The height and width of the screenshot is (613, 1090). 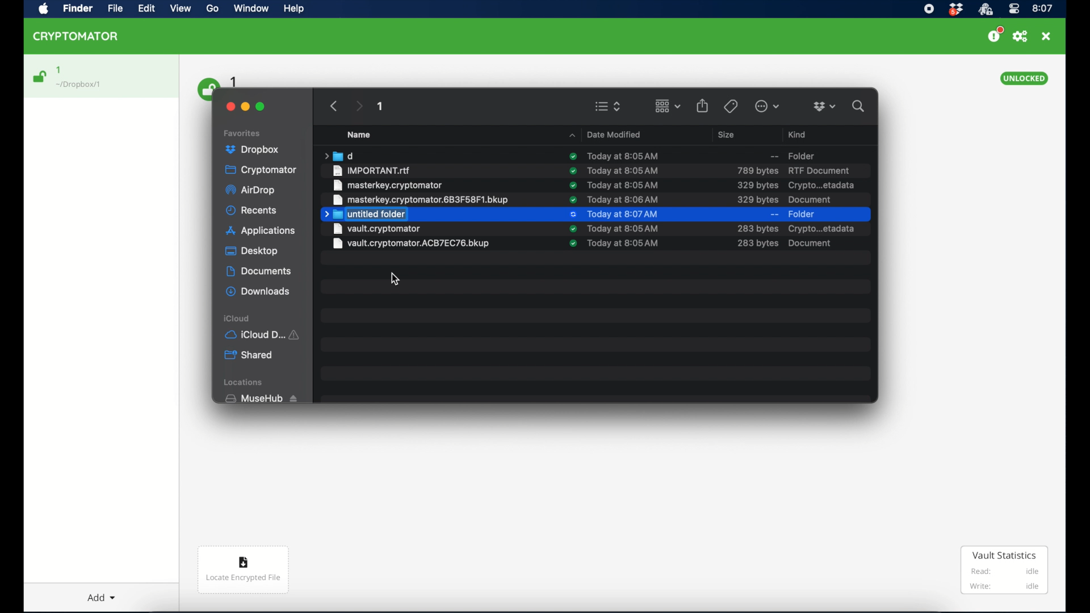 What do you see at coordinates (81, 38) in the screenshot?
I see `CRYPTOMATOR` at bounding box center [81, 38].